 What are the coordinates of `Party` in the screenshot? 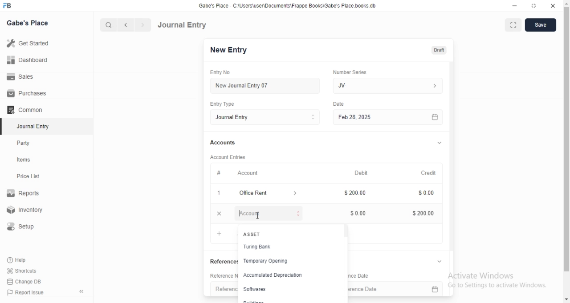 It's located at (25, 143).